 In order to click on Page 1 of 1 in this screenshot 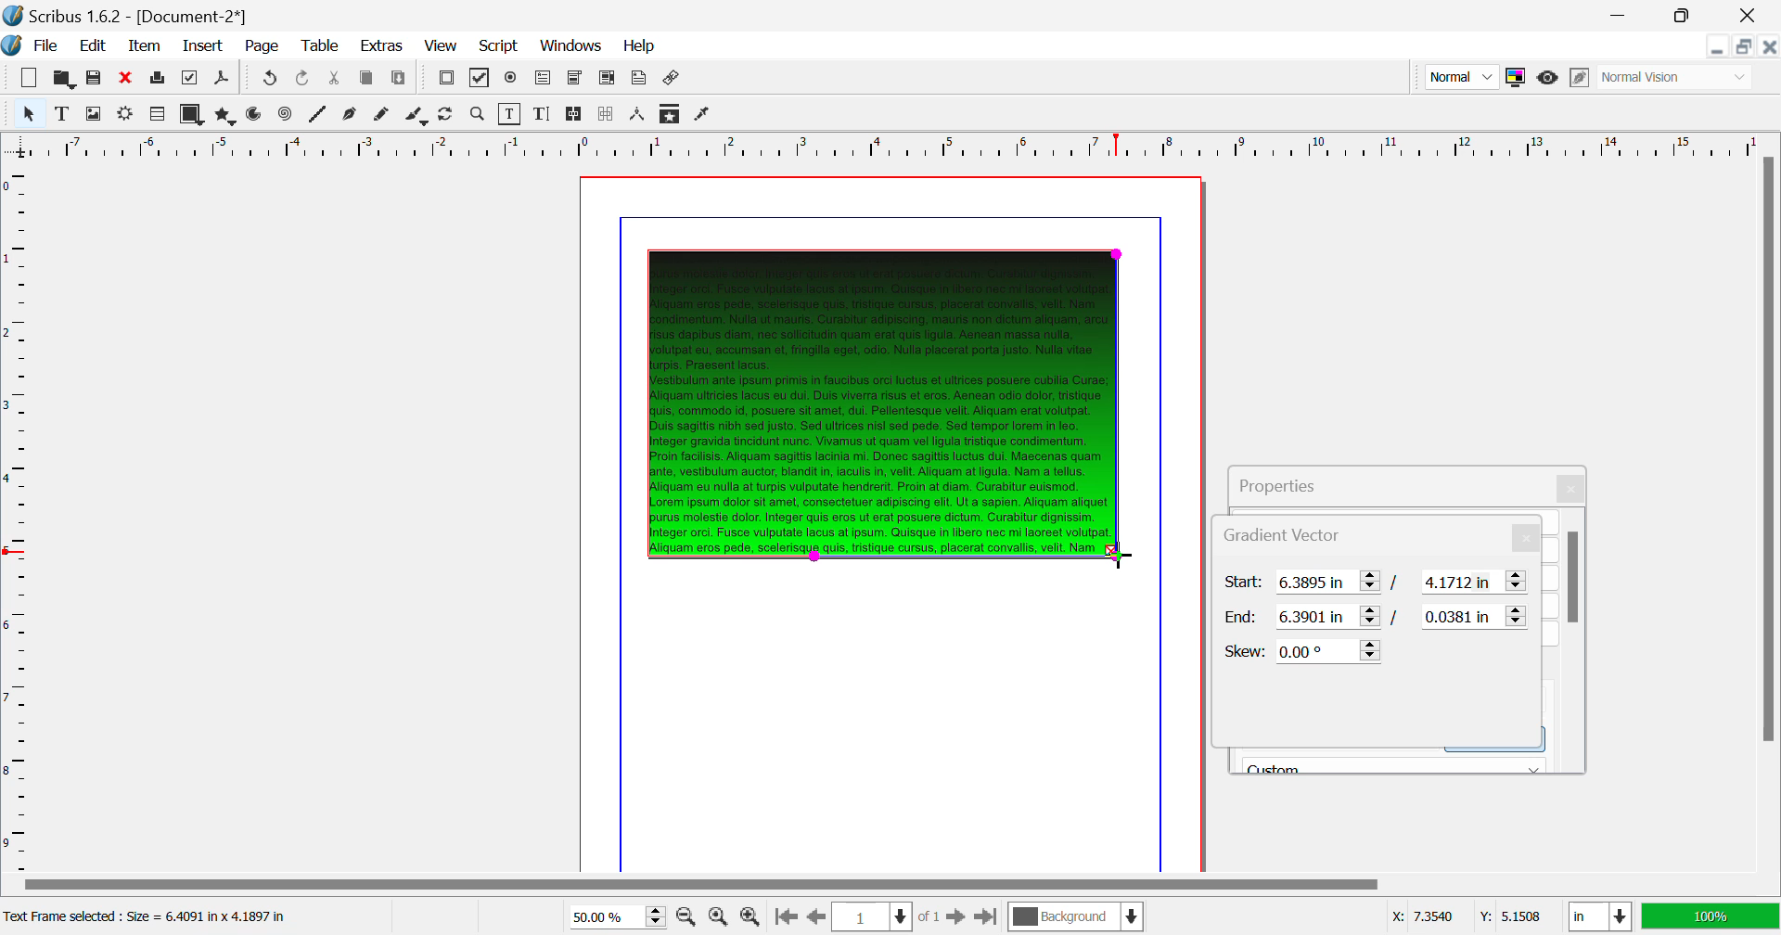, I will do `click(884, 916)`.